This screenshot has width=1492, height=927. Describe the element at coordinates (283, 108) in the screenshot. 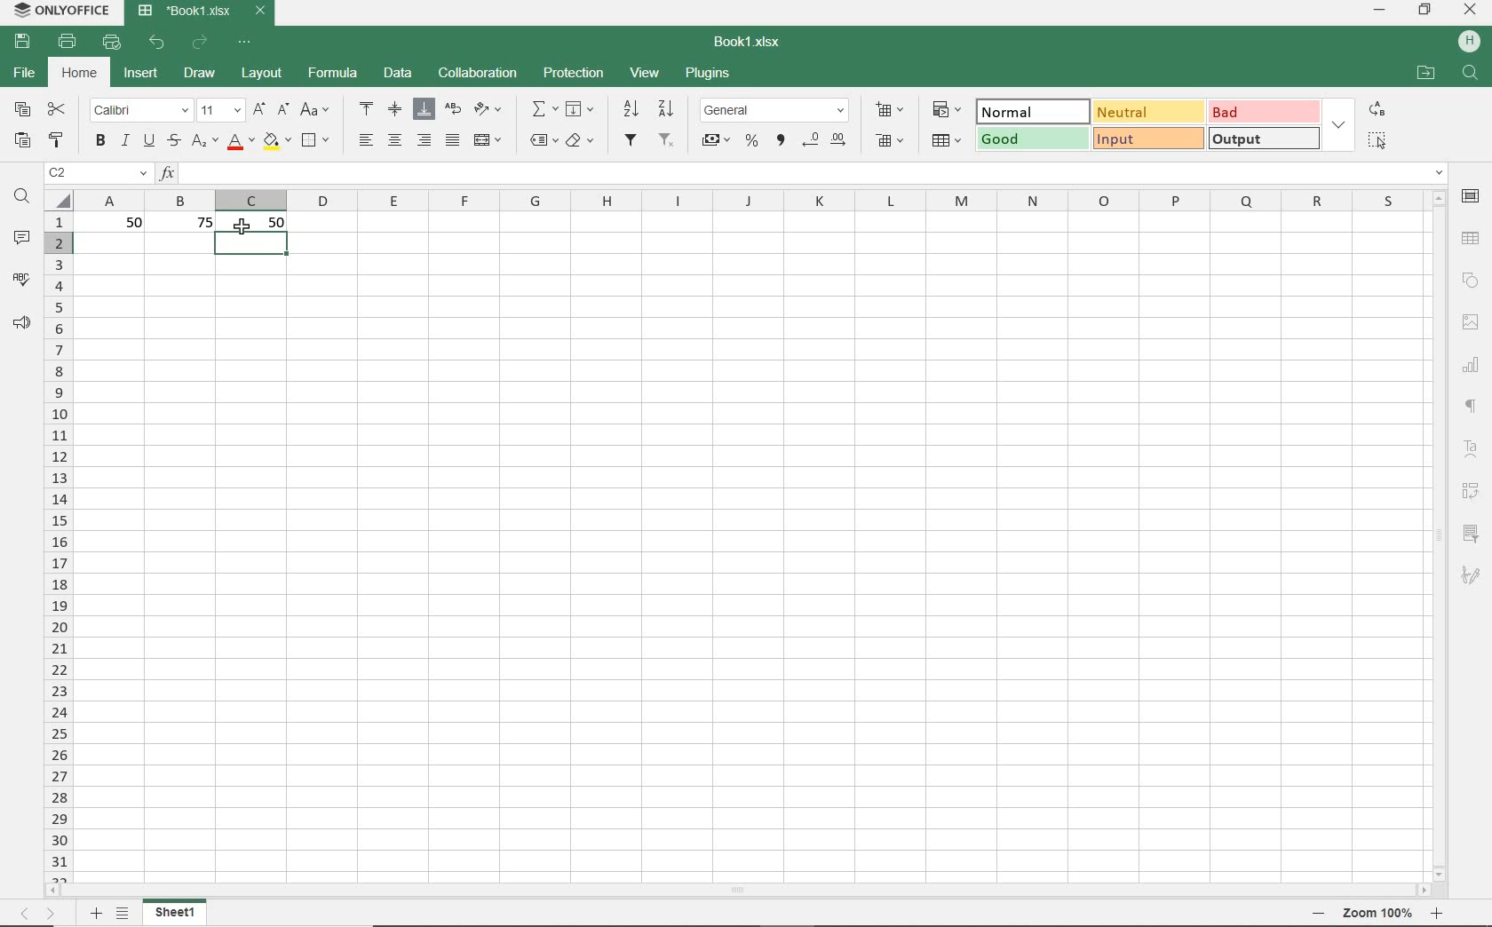

I see `decrement font size` at that location.